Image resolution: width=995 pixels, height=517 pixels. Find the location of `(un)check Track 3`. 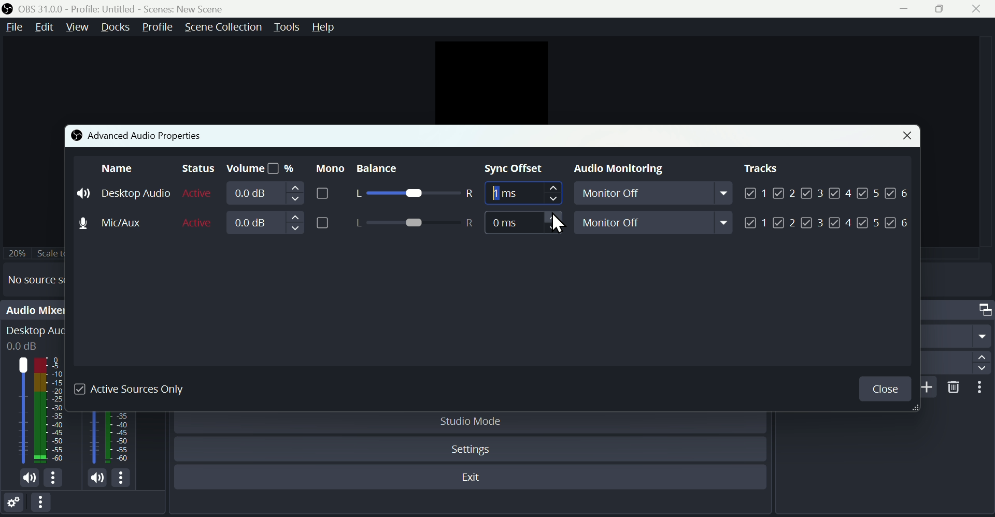

(un)check Track 3 is located at coordinates (812, 223).